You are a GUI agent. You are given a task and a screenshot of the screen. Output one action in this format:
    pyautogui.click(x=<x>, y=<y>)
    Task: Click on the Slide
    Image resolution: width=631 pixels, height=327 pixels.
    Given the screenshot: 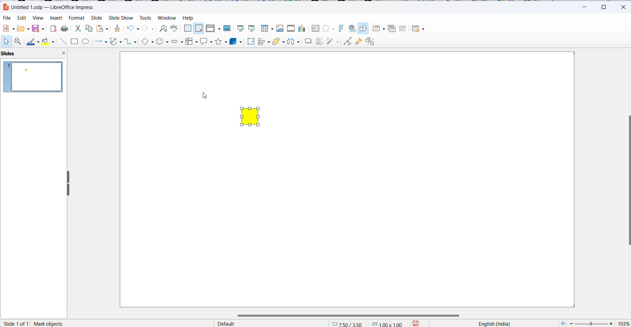 What is the action you would take?
    pyautogui.click(x=96, y=18)
    